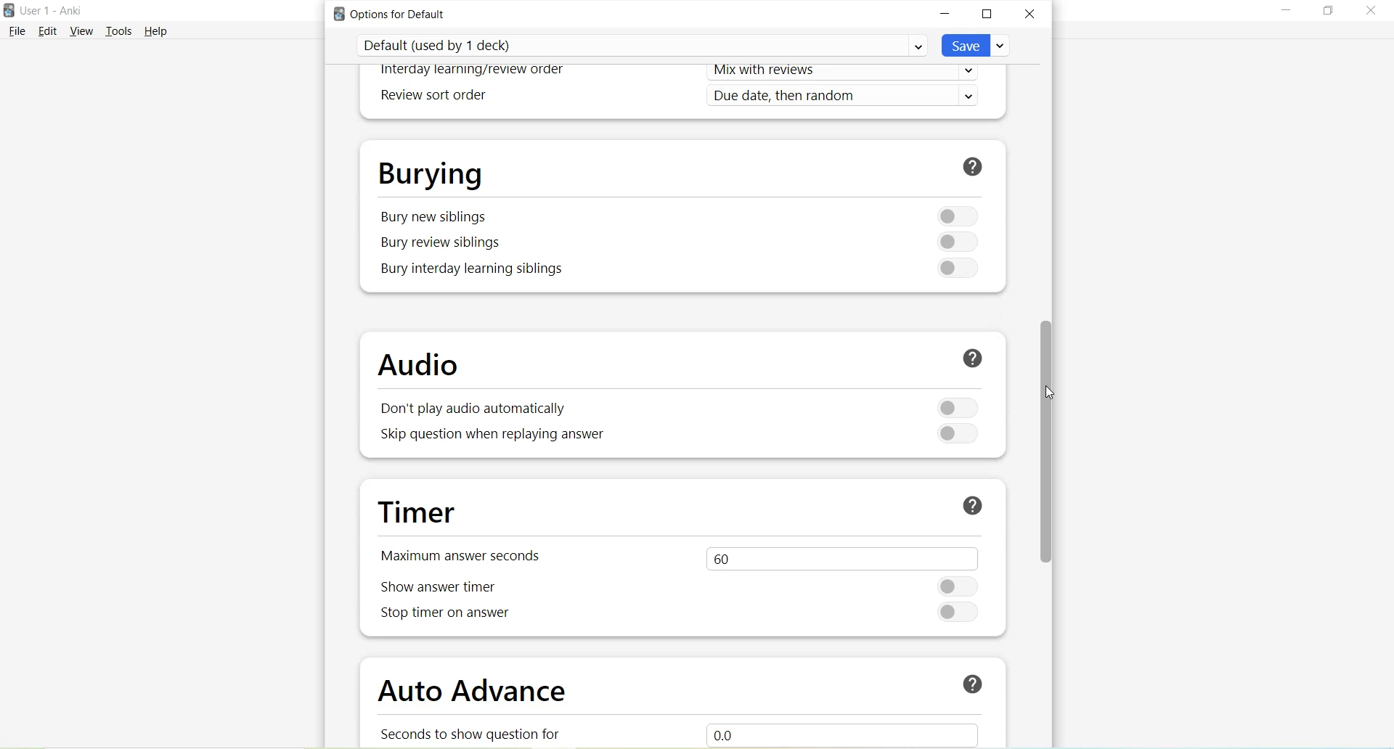 This screenshot has height=749, width=1394. What do you see at coordinates (122, 31) in the screenshot?
I see `Tools` at bounding box center [122, 31].